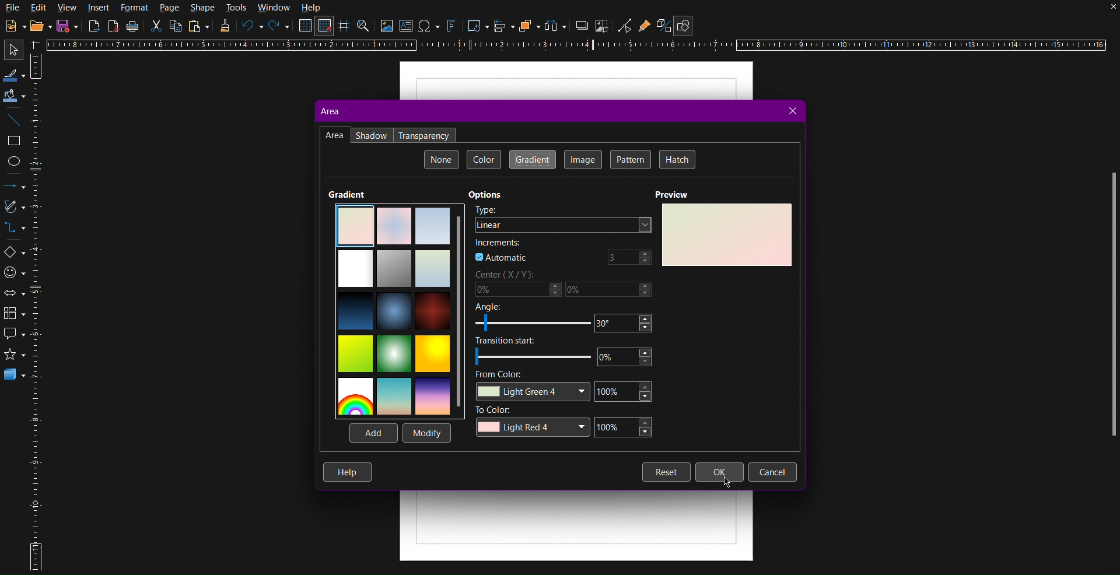 The height and width of the screenshot is (575, 1120). I want to click on Help, so click(348, 473).